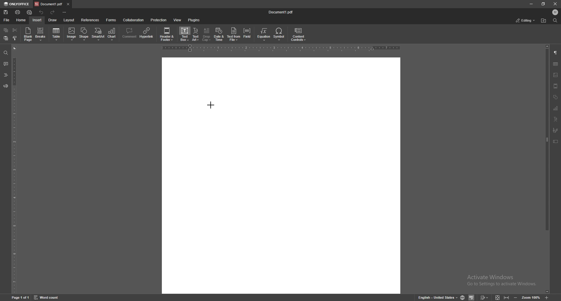 The image size is (561, 301). What do you see at coordinates (6, 64) in the screenshot?
I see `comment` at bounding box center [6, 64].